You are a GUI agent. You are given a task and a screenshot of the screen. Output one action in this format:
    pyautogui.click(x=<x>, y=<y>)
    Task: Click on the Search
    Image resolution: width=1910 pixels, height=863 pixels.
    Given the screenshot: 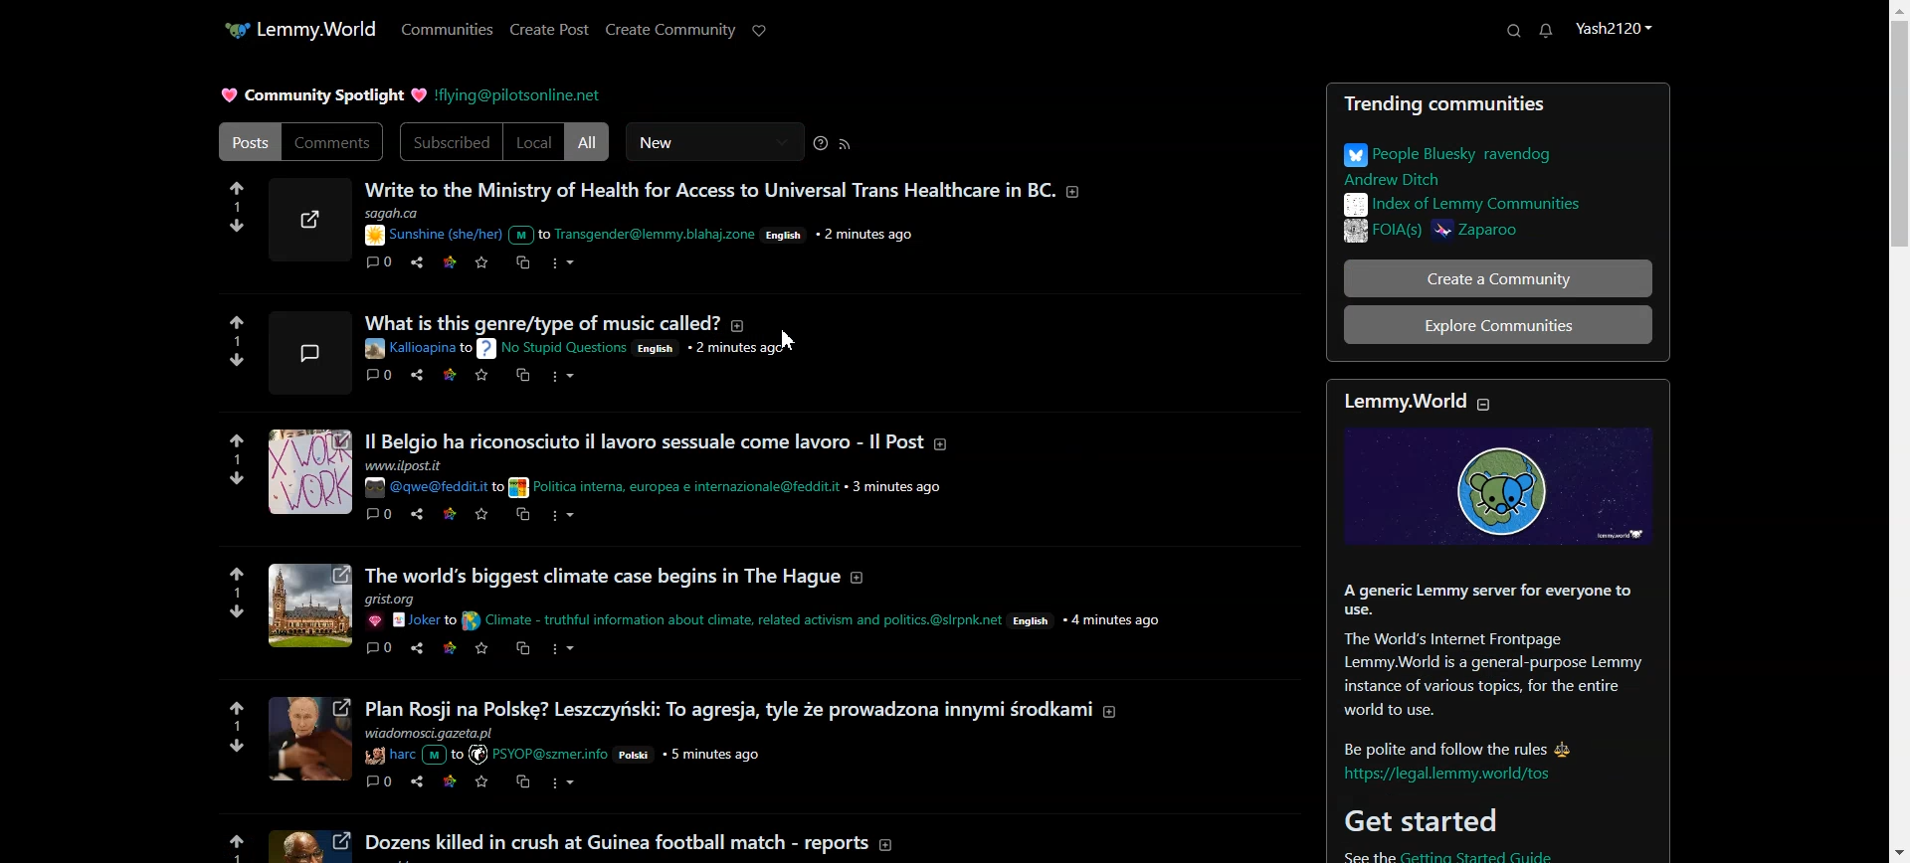 What is the action you would take?
    pyautogui.click(x=1514, y=31)
    